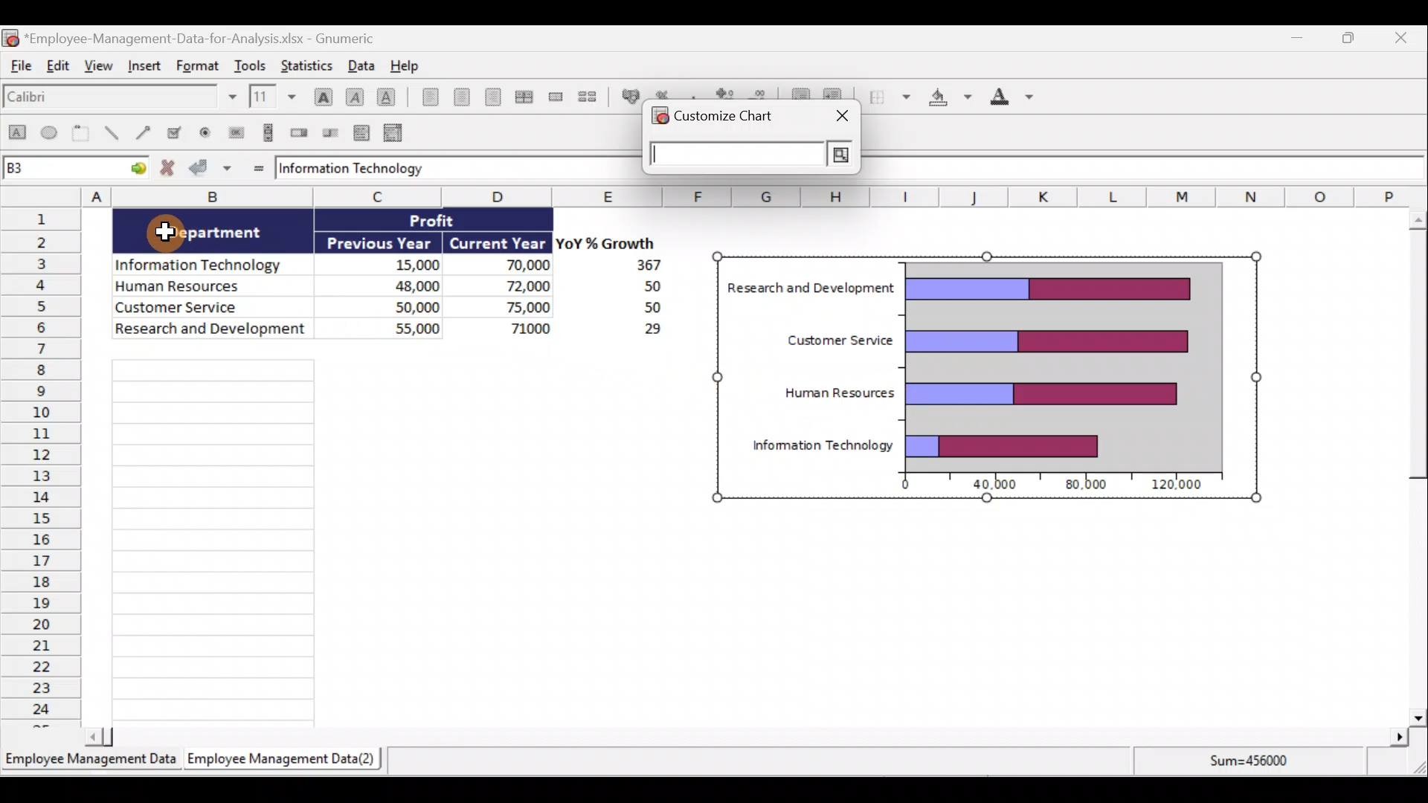 This screenshot has height=803, width=1428. Describe the element at coordinates (168, 230) in the screenshot. I see `Cursor` at that location.